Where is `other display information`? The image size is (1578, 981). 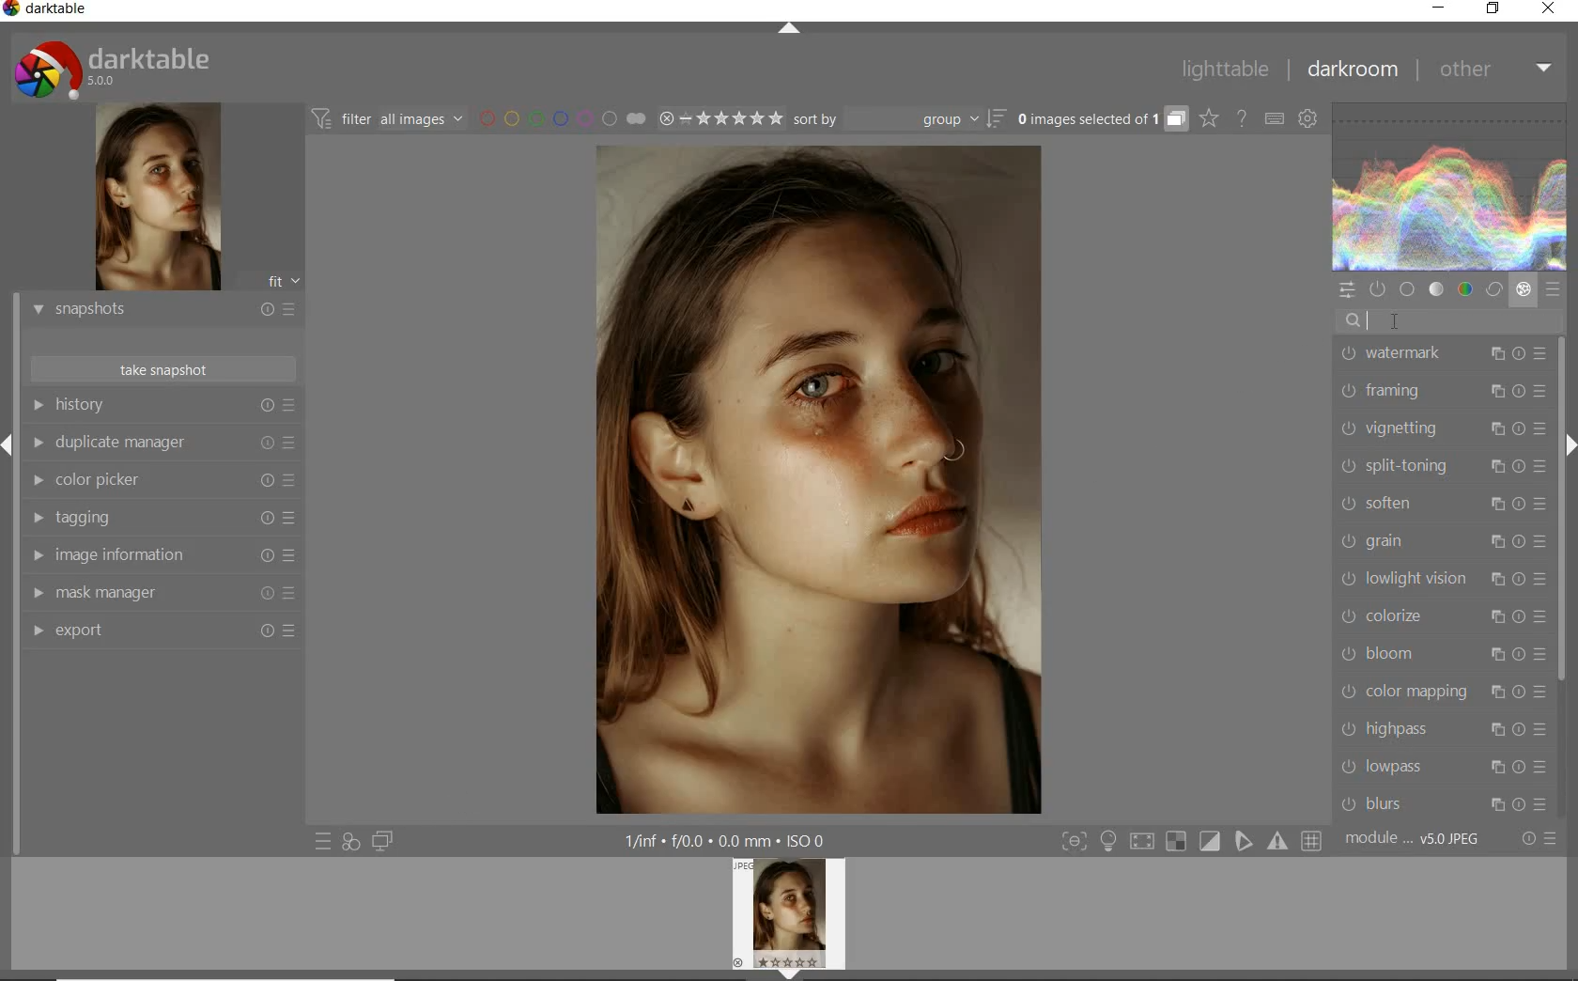
other display information is located at coordinates (729, 841).